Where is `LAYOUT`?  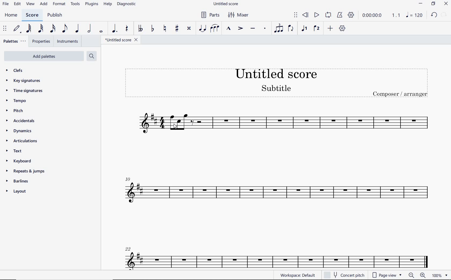
LAYOUT is located at coordinates (17, 191).